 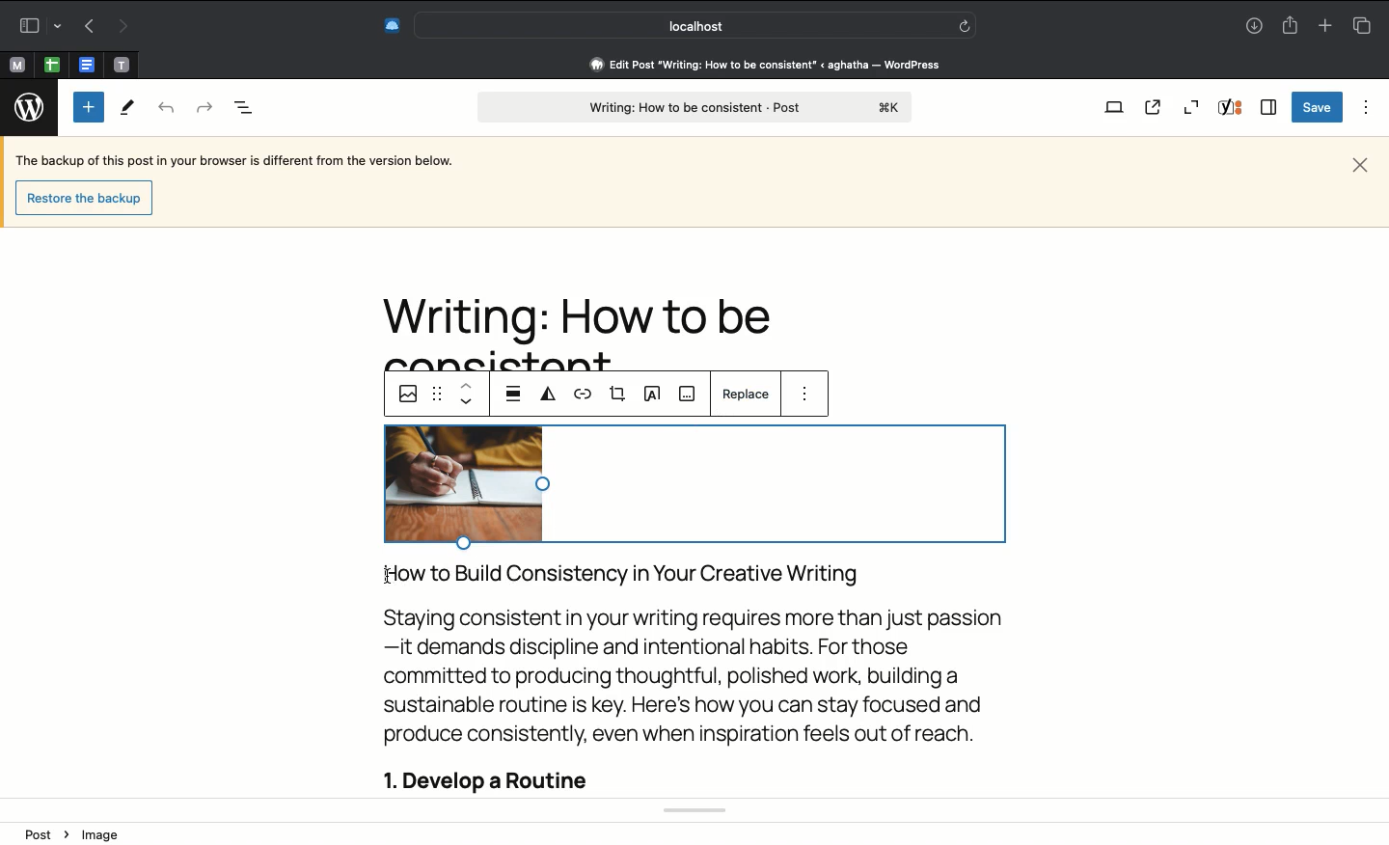 What do you see at coordinates (1194, 105) in the screenshot?
I see `Zoom out` at bounding box center [1194, 105].